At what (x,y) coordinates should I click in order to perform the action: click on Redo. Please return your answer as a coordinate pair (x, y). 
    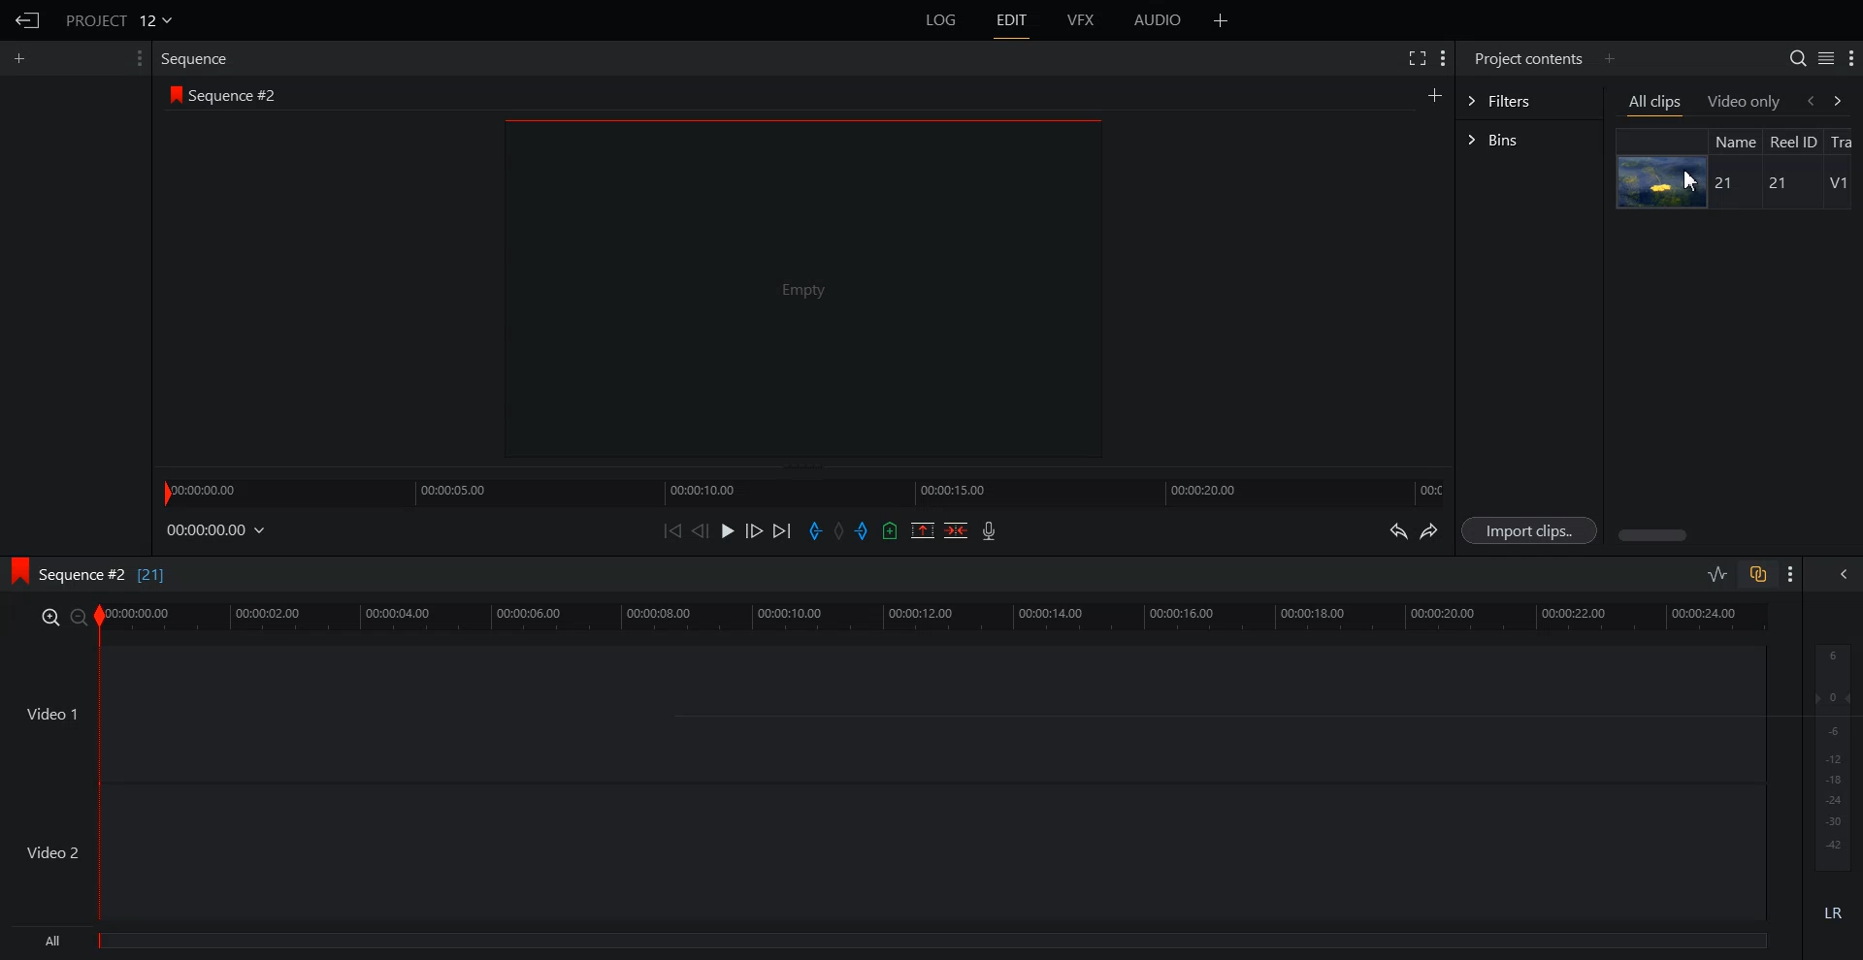
    Looking at the image, I should click on (1429, 530).